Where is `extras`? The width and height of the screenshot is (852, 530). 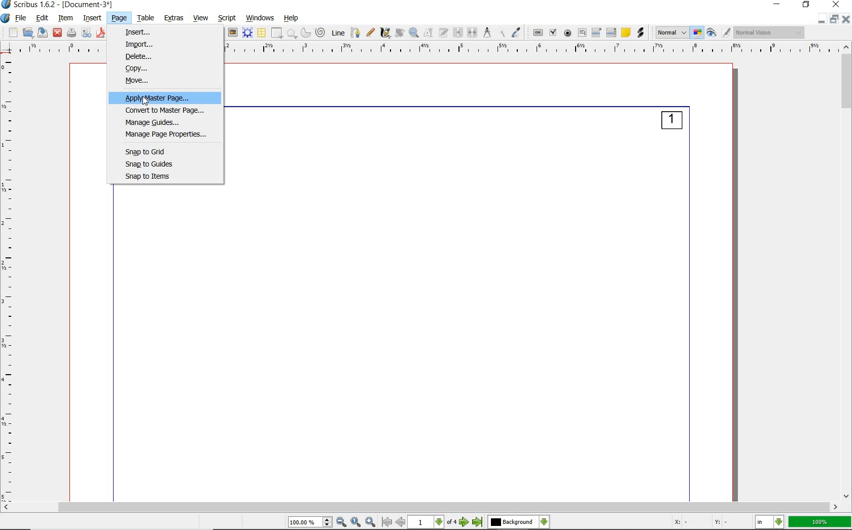 extras is located at coordinates (175, 18).